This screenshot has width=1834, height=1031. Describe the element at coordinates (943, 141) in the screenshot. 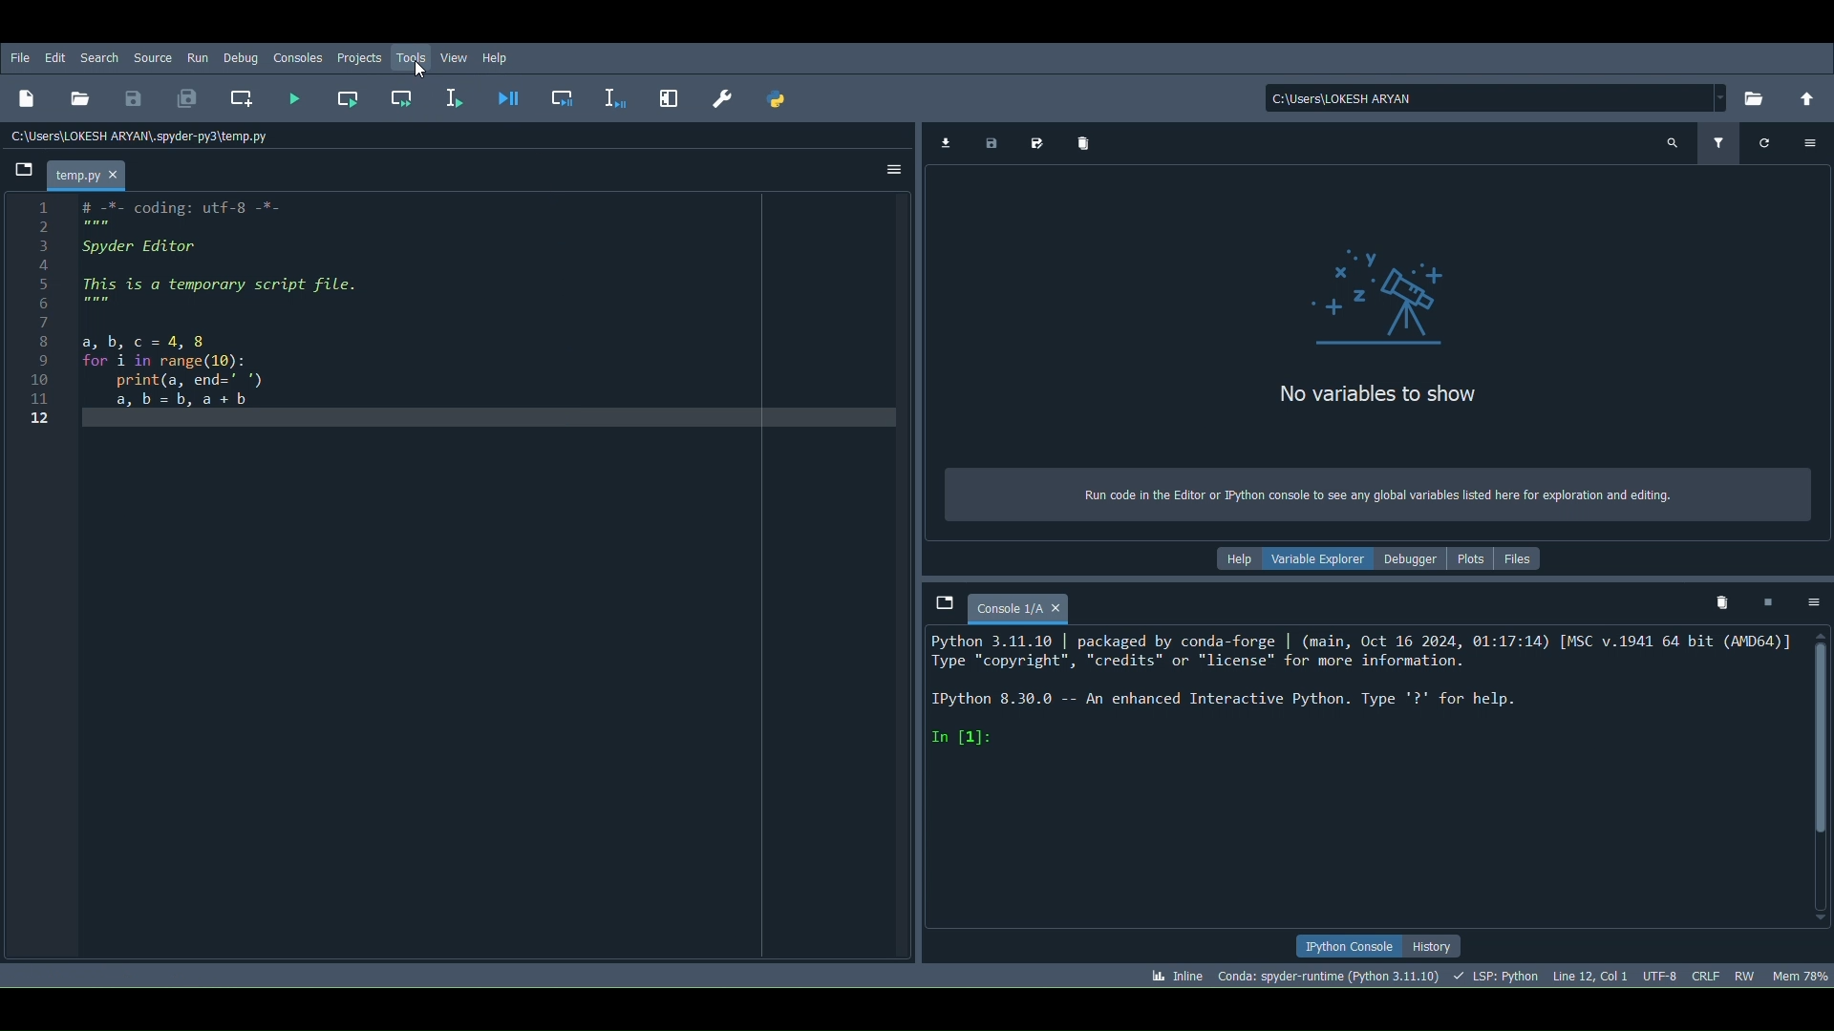

I see `Import data` at that location.